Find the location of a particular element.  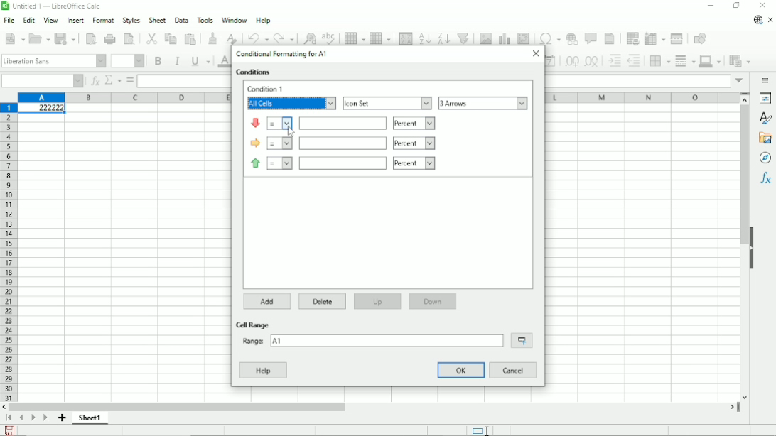

New is located at coordinates (15, 38).